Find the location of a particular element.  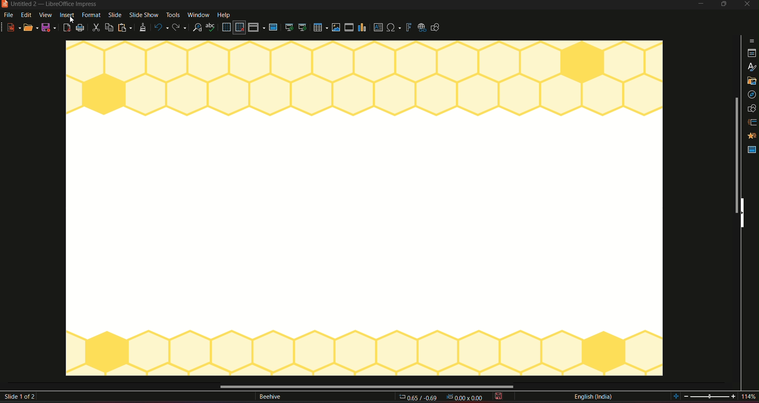

minimize is located at coordinates (700, 5).